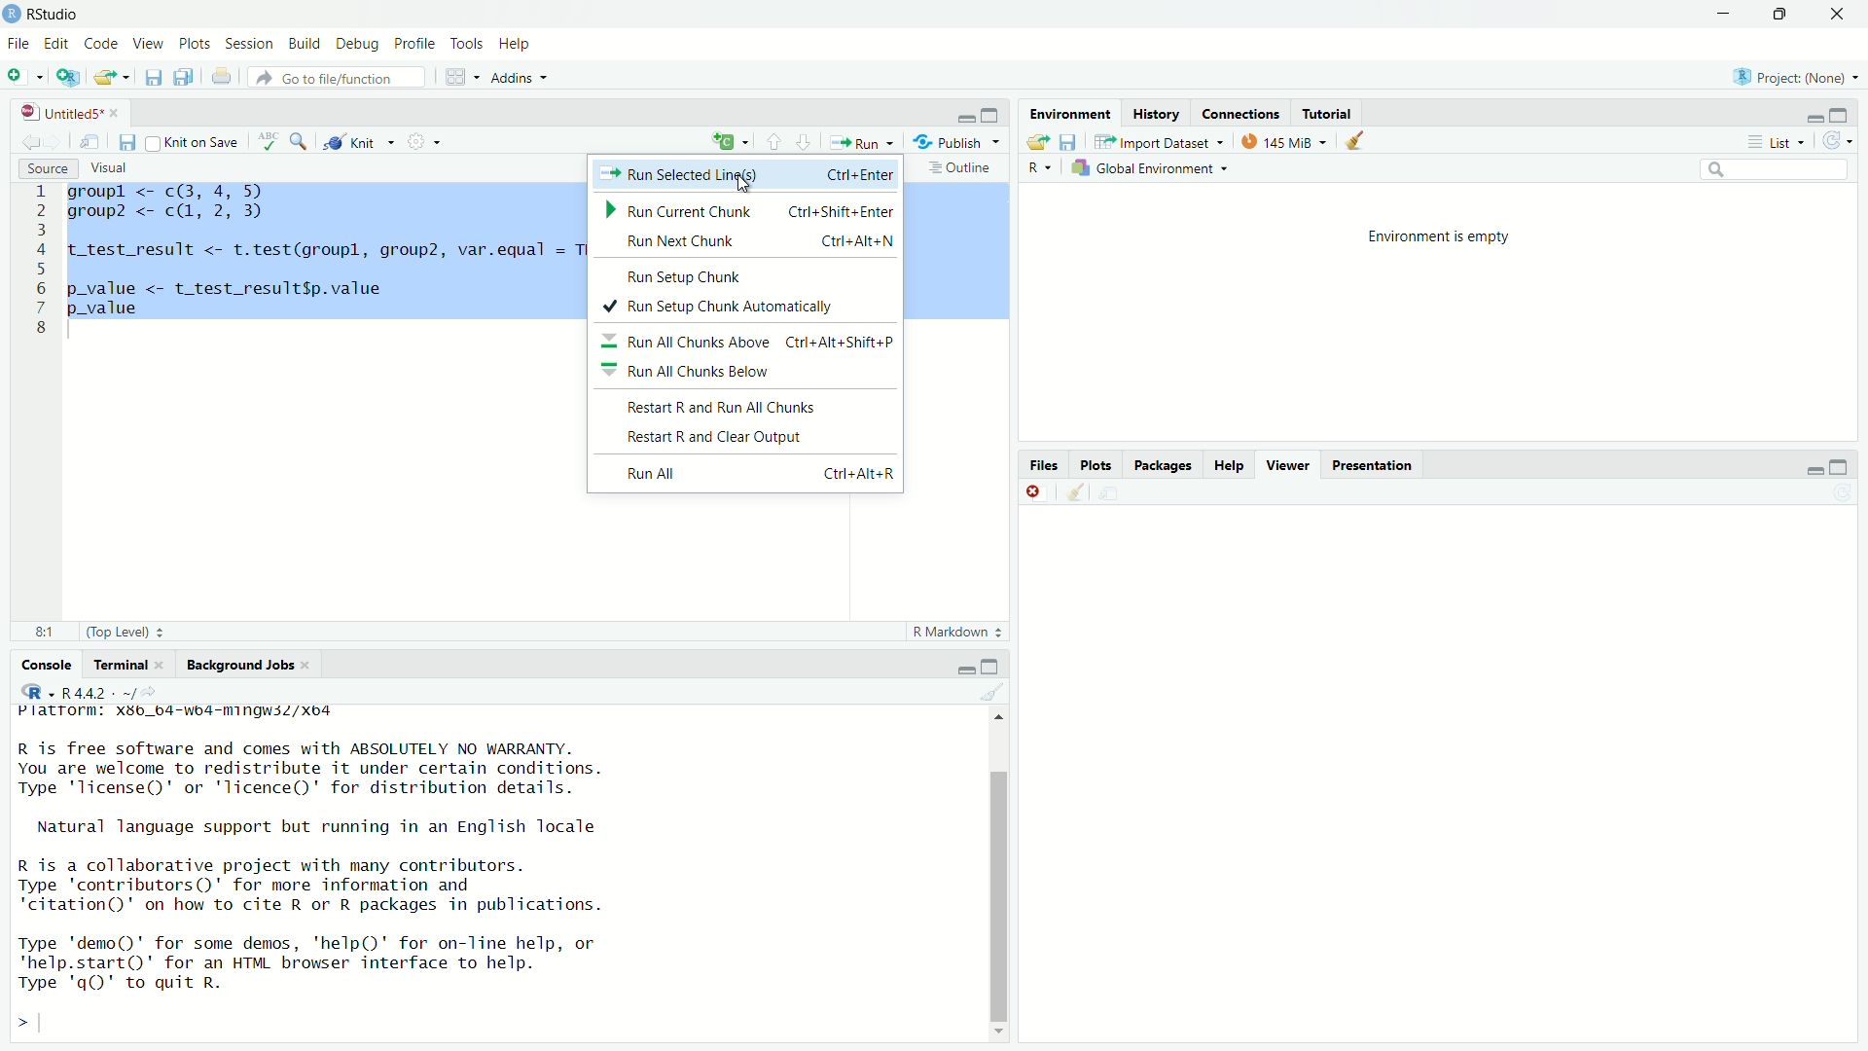 The image size is (1868, 1051). I want to click on cursor, so click(749, 186).